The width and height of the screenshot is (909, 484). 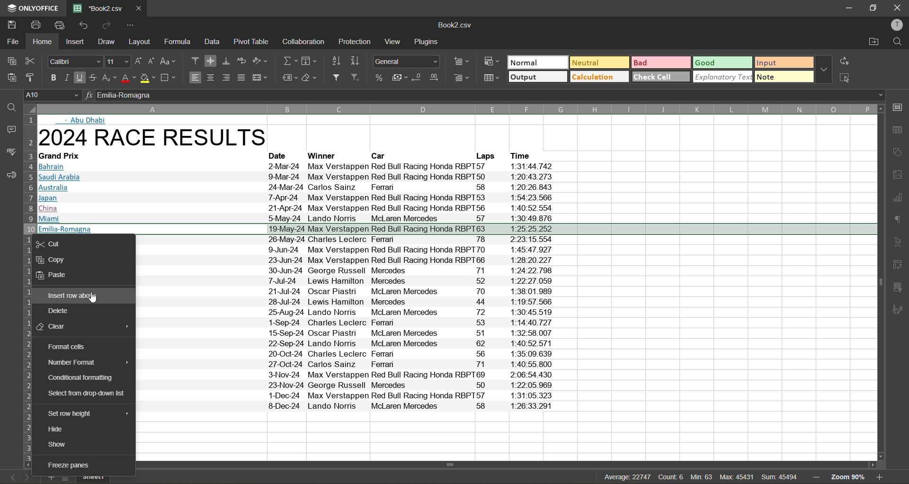 I want to click on add new sheet, so click(x=52, y=477).